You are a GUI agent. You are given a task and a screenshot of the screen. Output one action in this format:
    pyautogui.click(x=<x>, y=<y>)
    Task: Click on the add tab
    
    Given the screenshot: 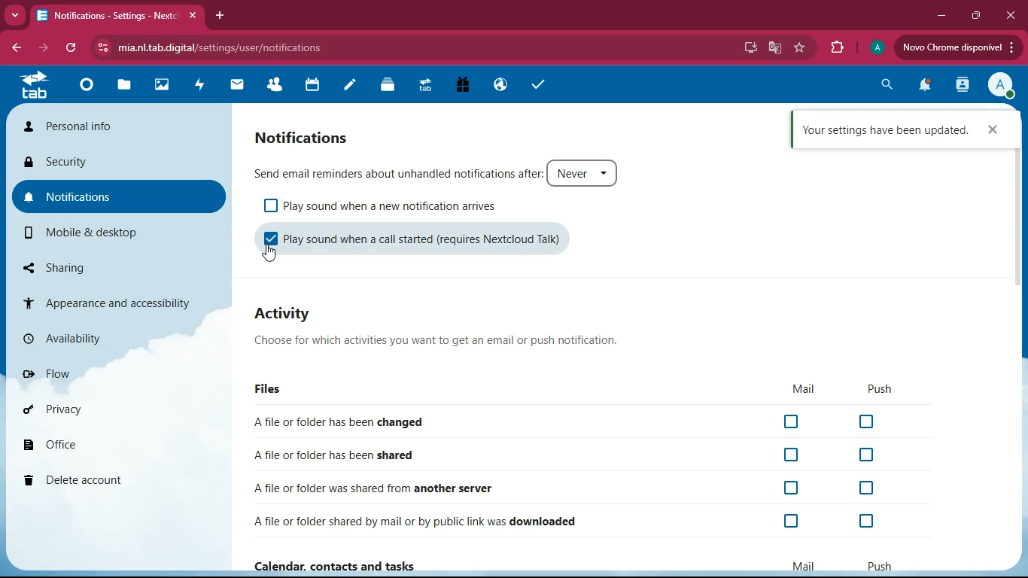 What is the action you would take?
    pyautogui.click(x=220, y=18)
    